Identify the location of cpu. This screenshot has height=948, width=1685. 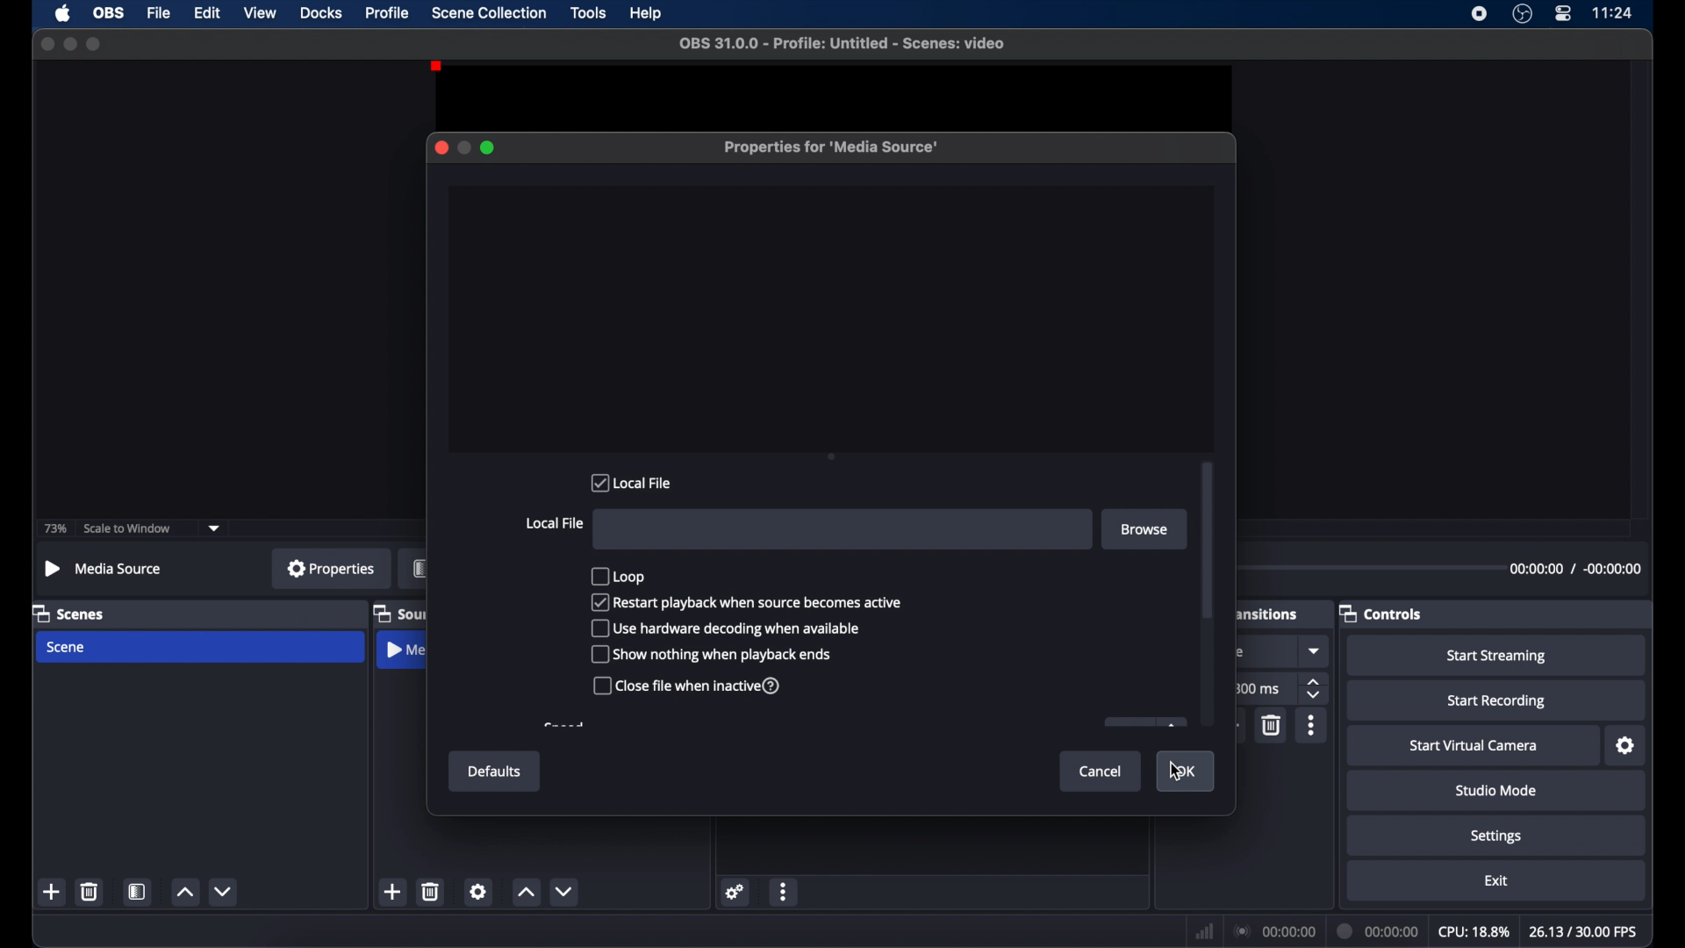
(1473, 932).